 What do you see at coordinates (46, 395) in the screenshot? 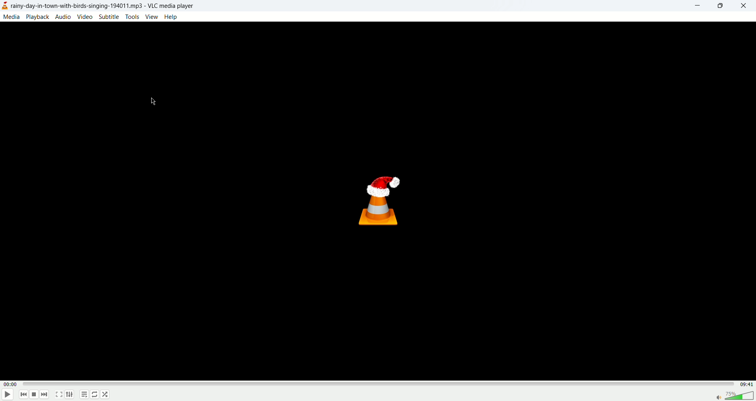
I see `next` at bounding box center [46, 395].